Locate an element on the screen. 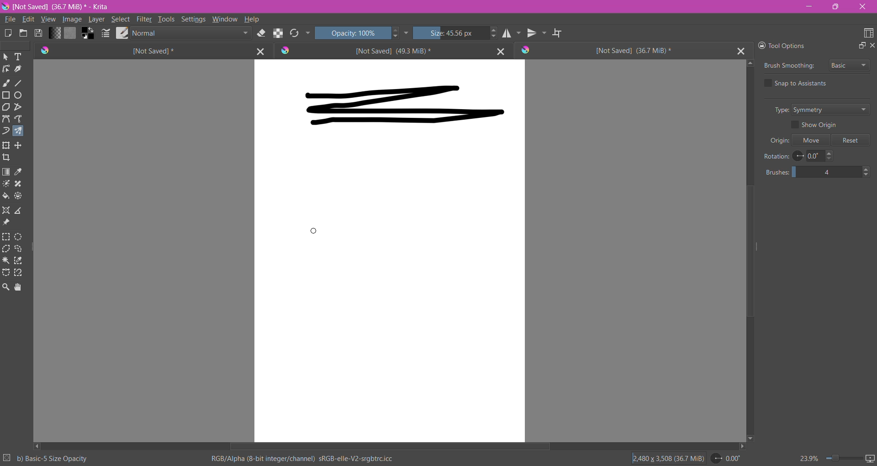 The height and width of the screenshot is (466, 877). Calligraphy is located at coordinates (20, 69).